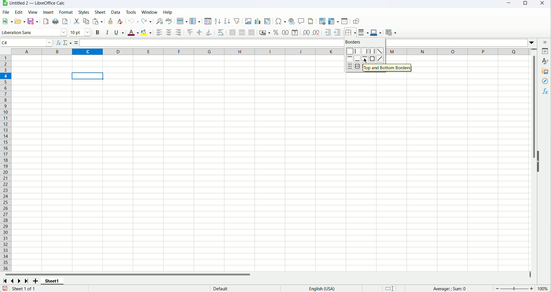 This screenshot has width=551, height=292. Describe the element at coordinates (392, 32) in the screenshot. I see `conditional` at that location.